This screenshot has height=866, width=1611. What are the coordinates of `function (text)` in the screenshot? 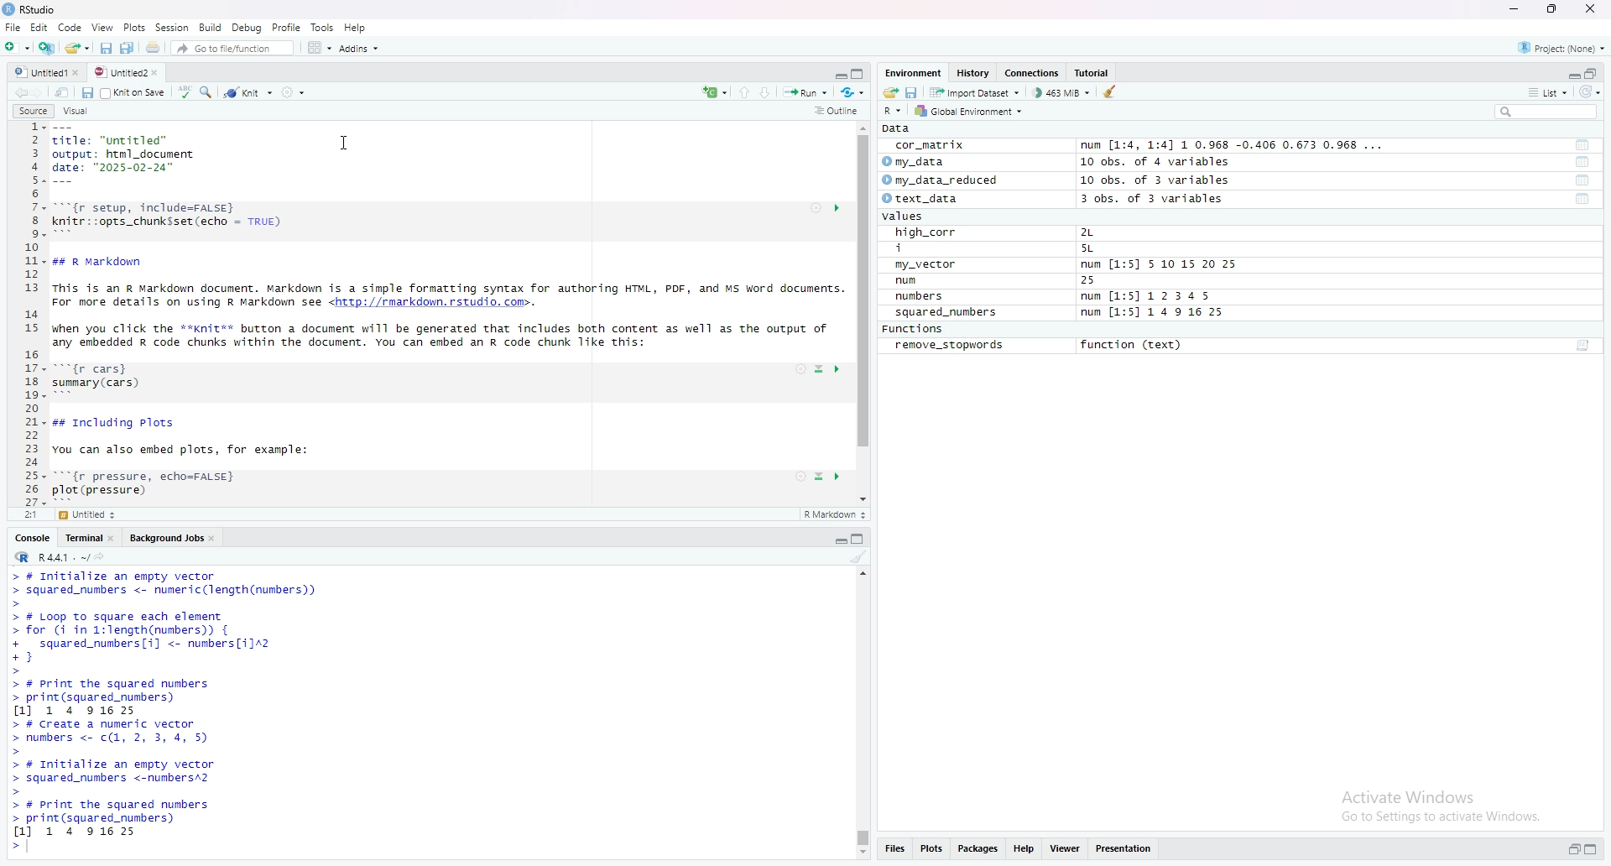 It's located at (1134, 347).